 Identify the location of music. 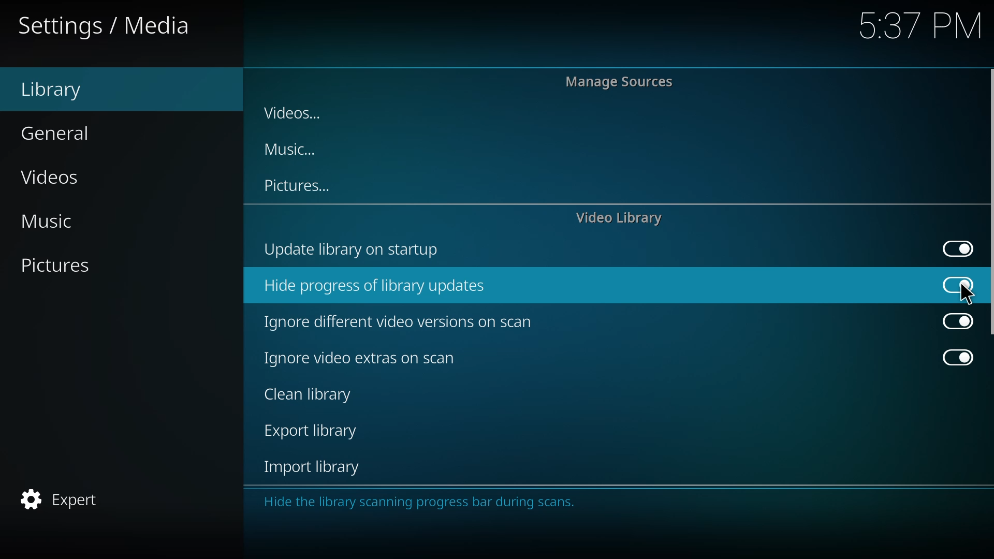
(54, 223).